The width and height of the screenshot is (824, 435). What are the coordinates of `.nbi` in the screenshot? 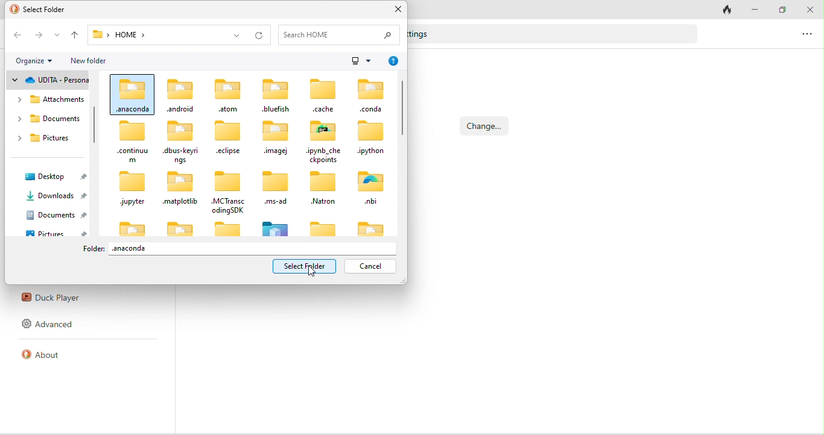 It's located at (371, 187).